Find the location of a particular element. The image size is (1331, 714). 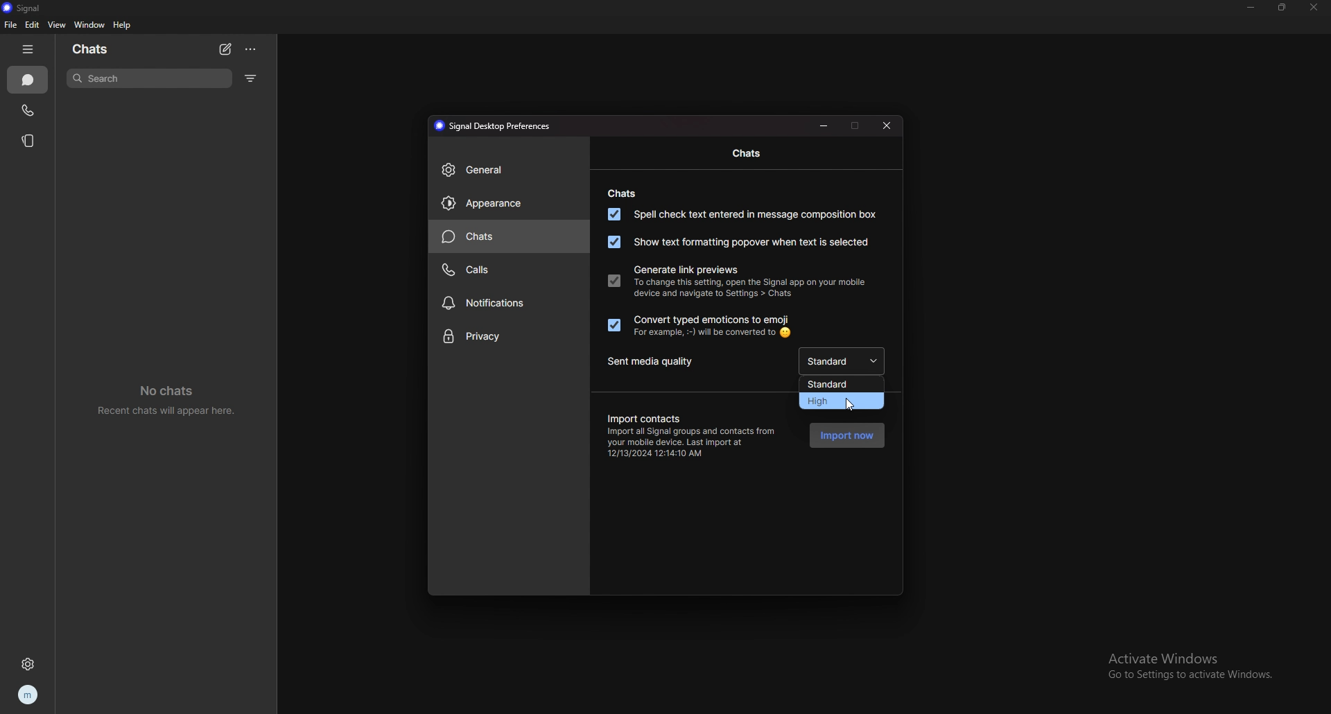

close is located at coordinates (1312, 8).